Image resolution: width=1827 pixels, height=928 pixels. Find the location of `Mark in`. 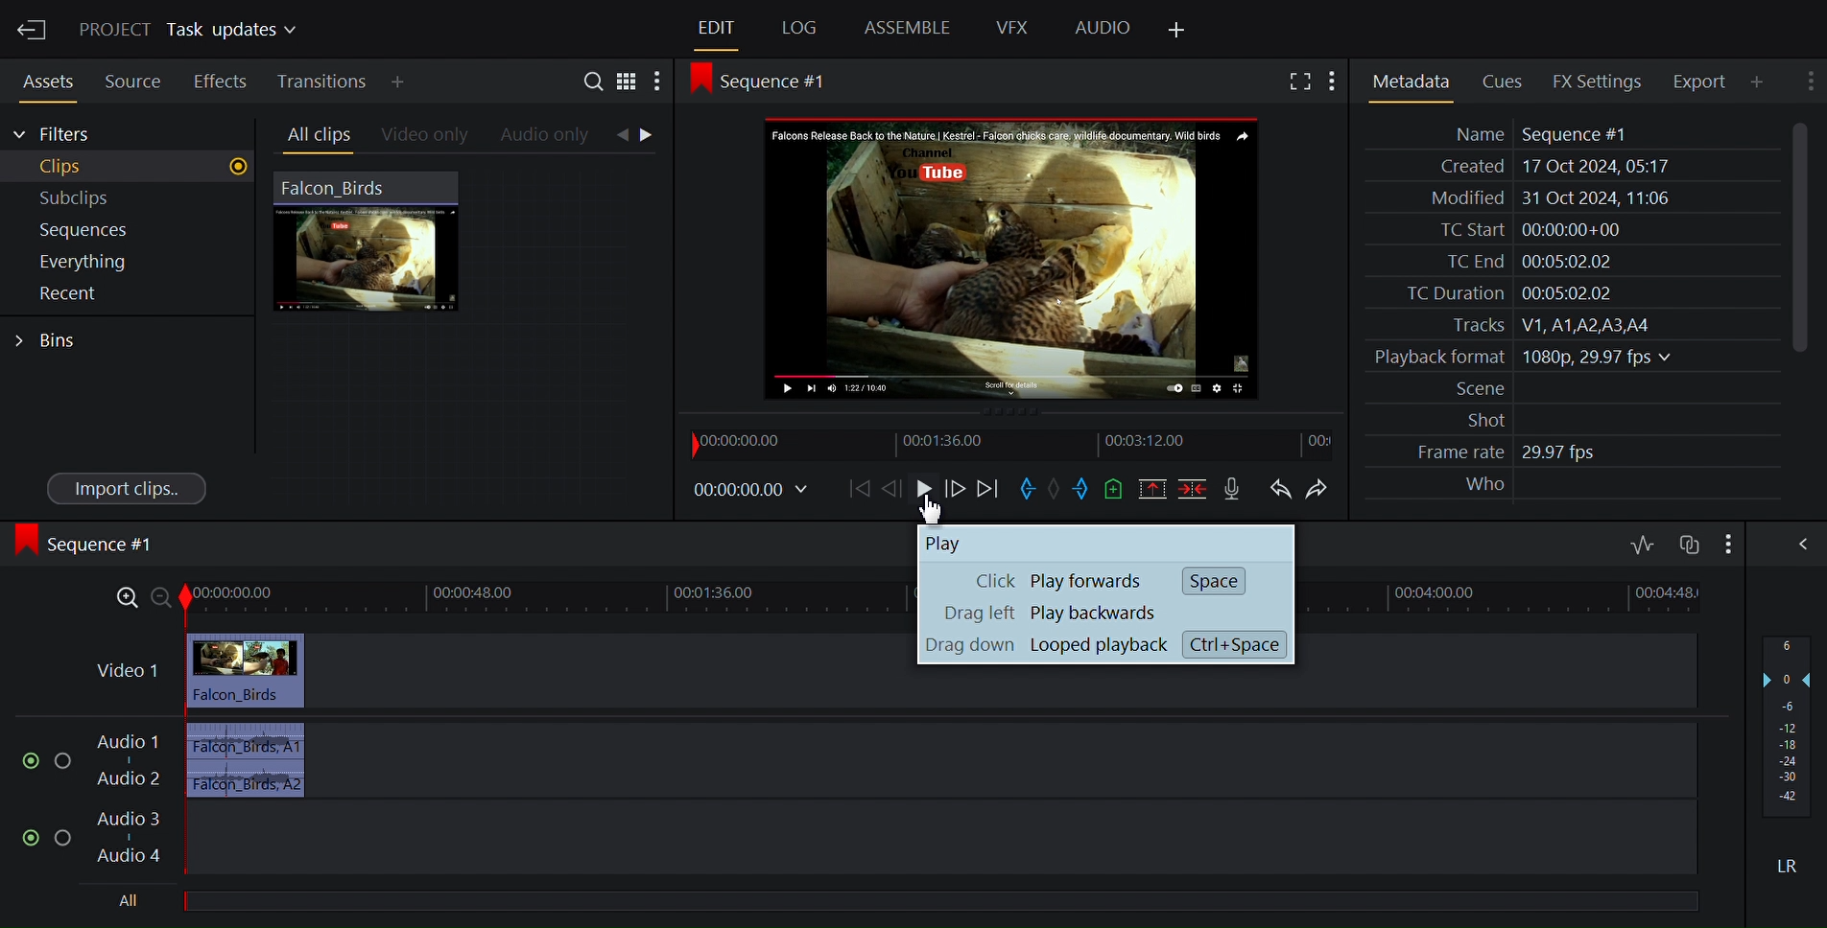

Mark in is located at coordinates (1025, 489).